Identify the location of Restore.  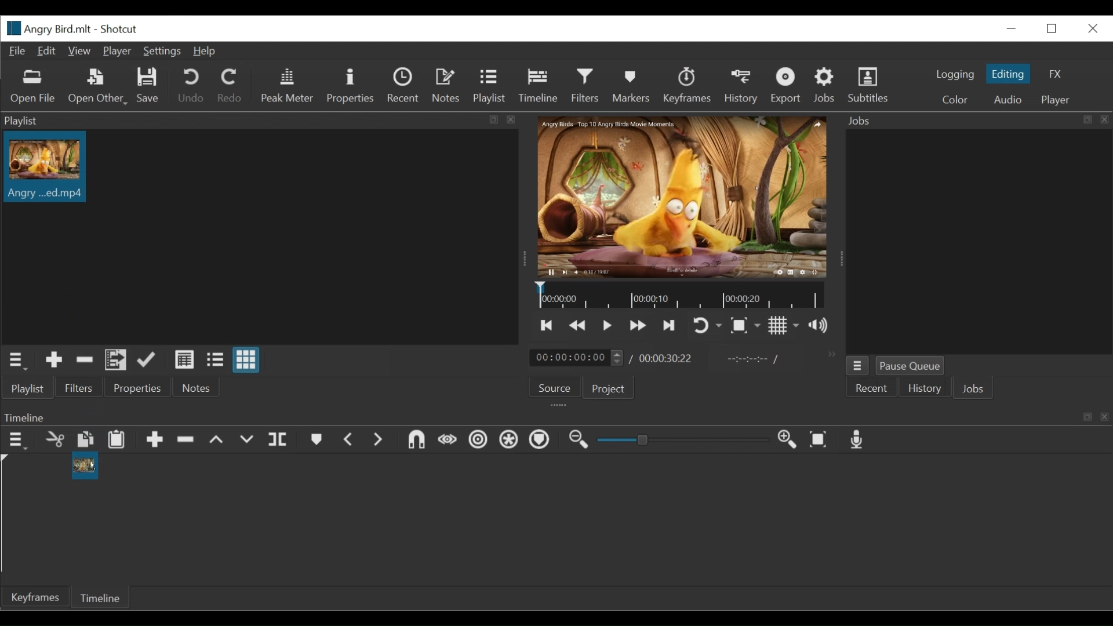
(1054, 28).